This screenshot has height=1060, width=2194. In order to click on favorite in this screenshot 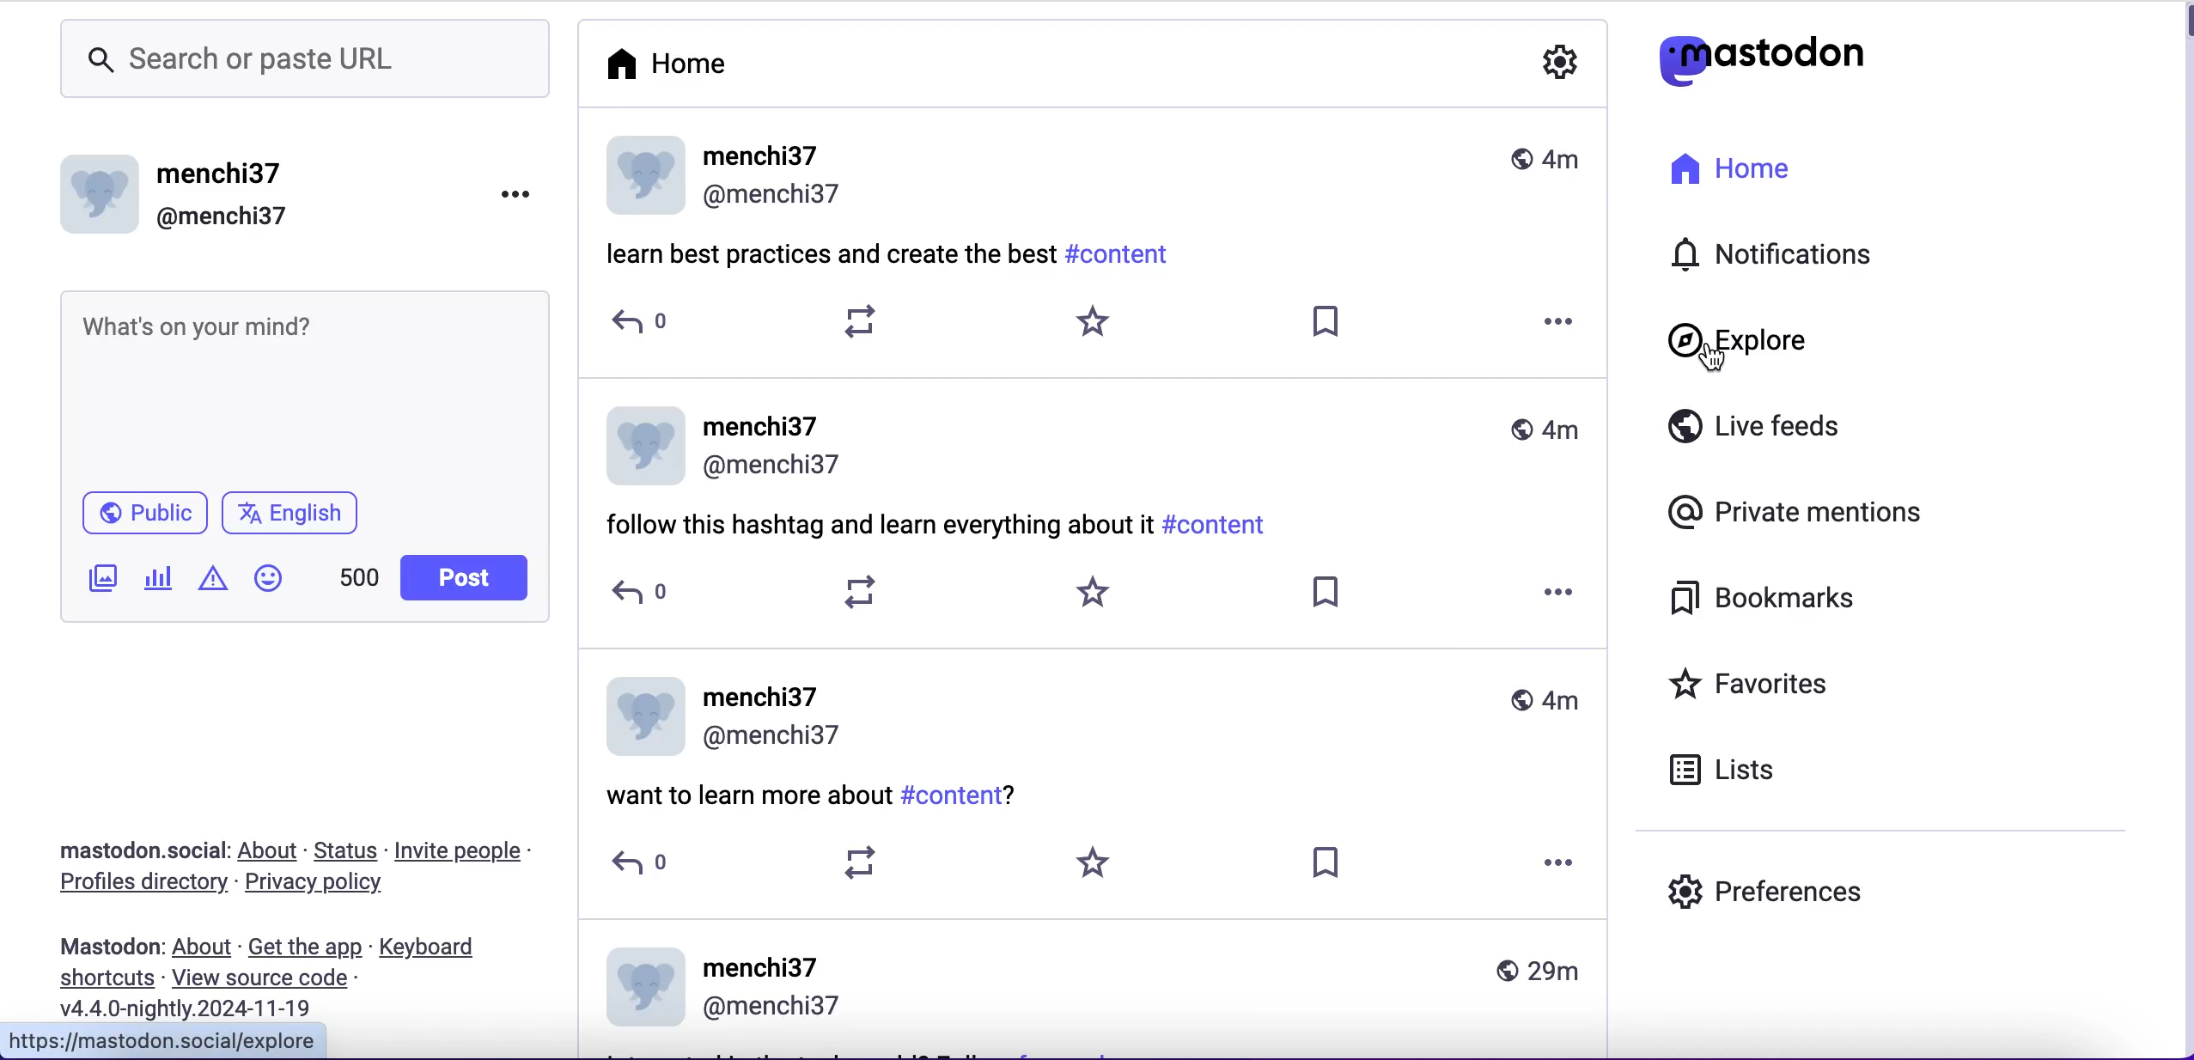, I will do `click(1094, 591)`.